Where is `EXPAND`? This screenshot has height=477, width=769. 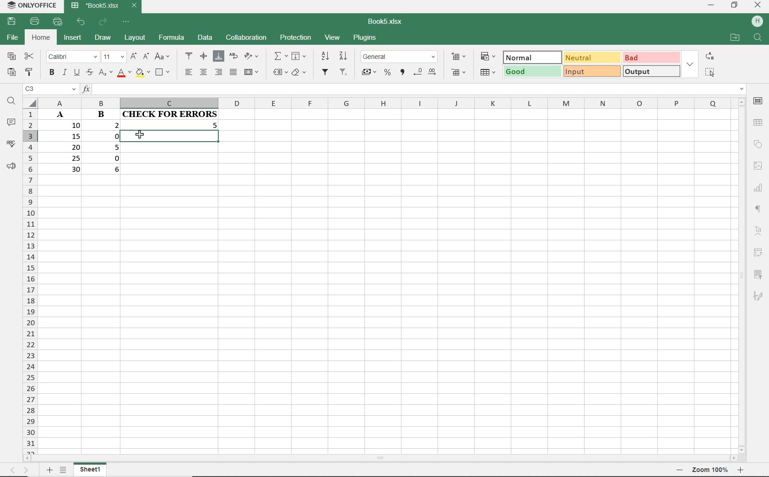
EXPAND is located at coordinates (690, 63).